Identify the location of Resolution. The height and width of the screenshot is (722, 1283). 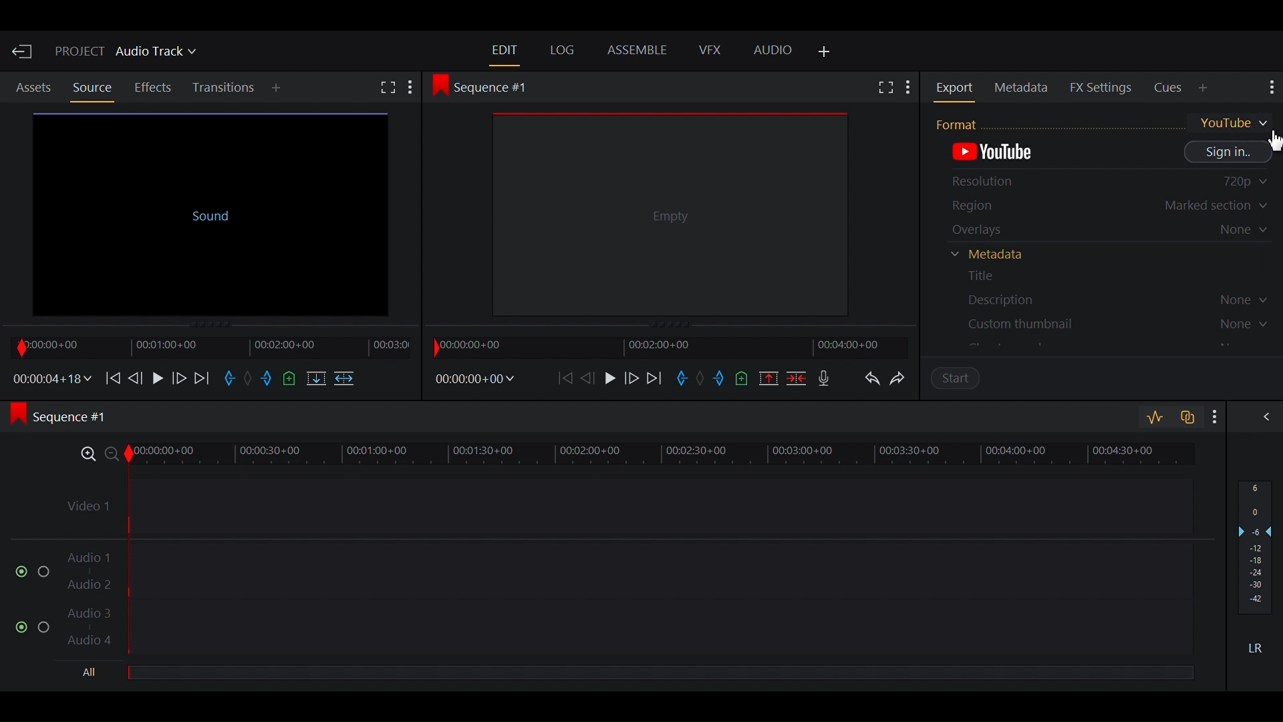
(1106, 183).